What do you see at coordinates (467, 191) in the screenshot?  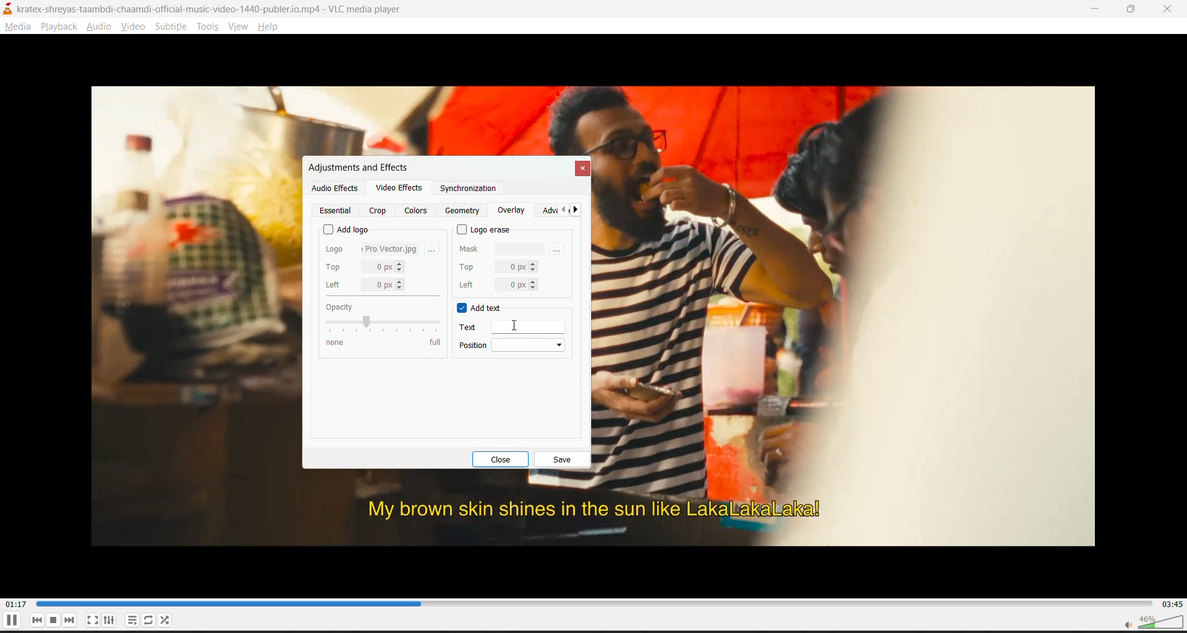 I see `synchronization` at bounding box center [467, 191].